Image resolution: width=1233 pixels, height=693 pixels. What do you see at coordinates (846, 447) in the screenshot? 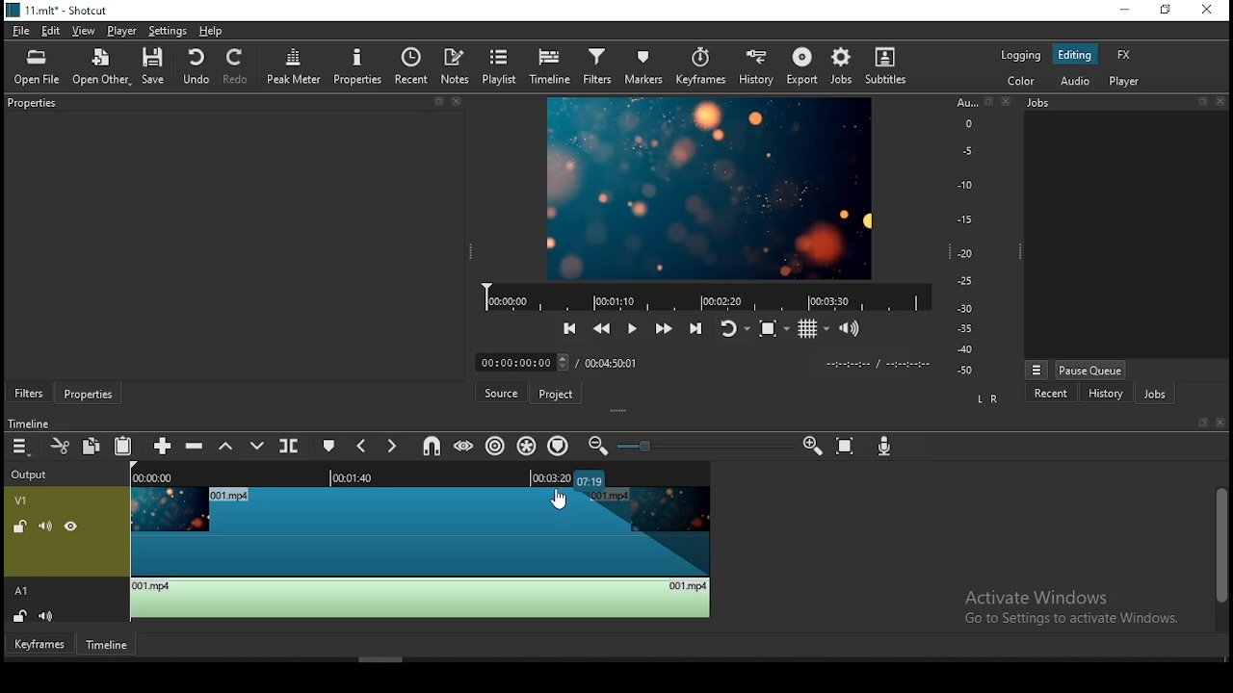
I see `zoom timeline to fit` at bounding box center [846, 447].